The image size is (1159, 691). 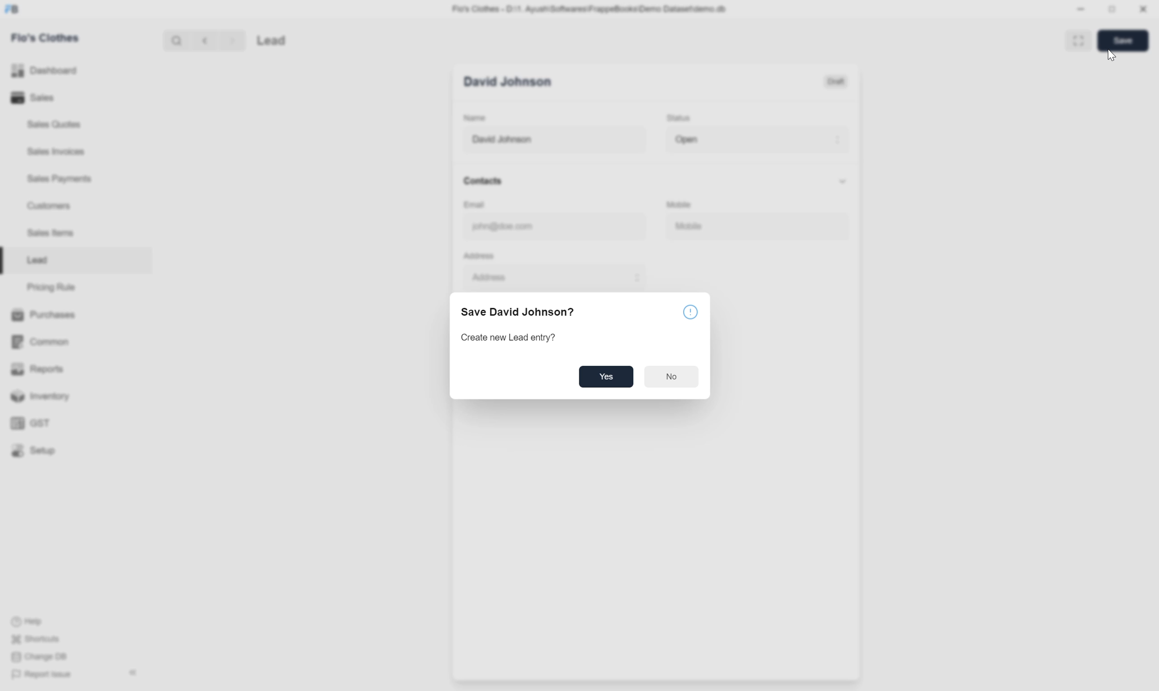 What do you see at coordinates (37, 260) in the screenshot?
I see `Lead` at bounding box center [37, 260].